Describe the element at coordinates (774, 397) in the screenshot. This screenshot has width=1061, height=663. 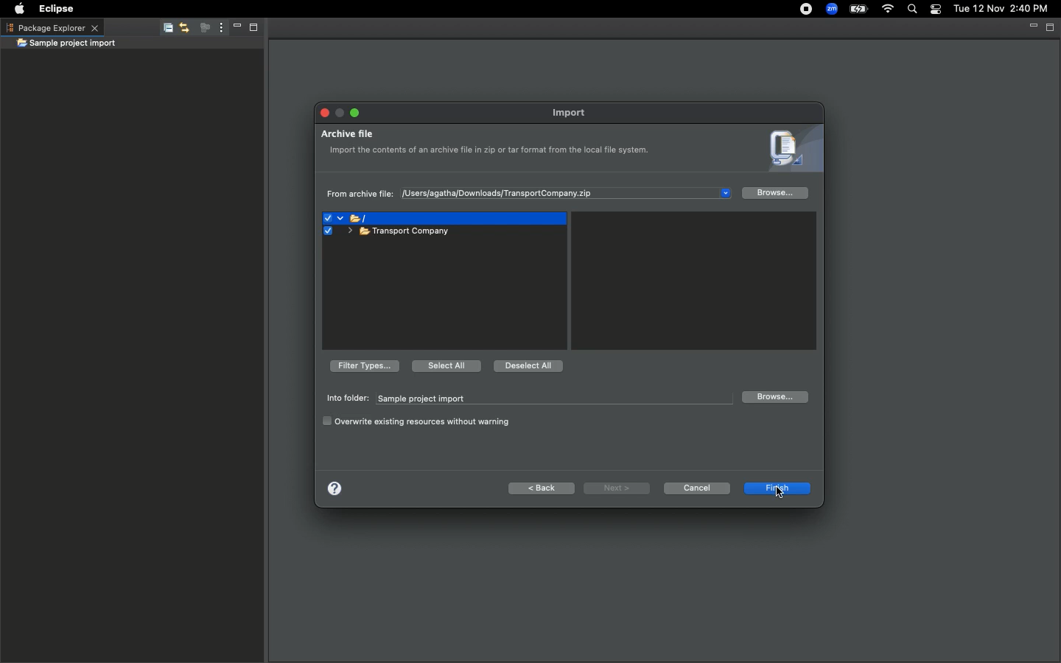
I see `Browse` at that location.